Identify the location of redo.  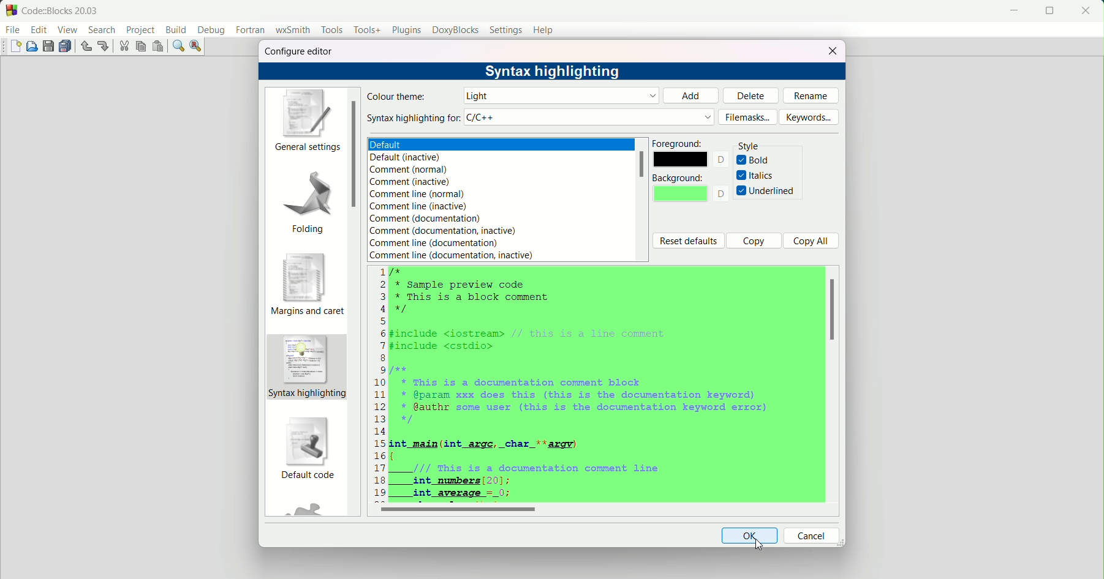
(103, 45).